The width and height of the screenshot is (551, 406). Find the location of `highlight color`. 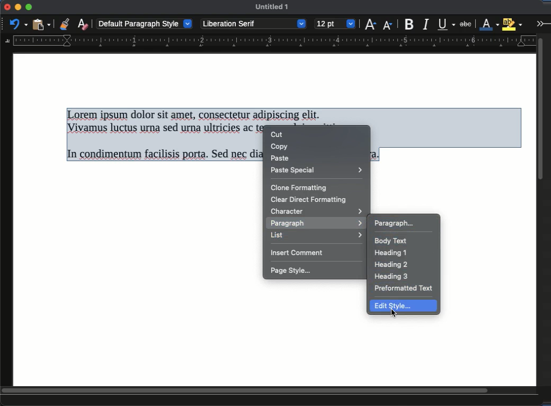

highlight color is located at coordinates (512, 23).